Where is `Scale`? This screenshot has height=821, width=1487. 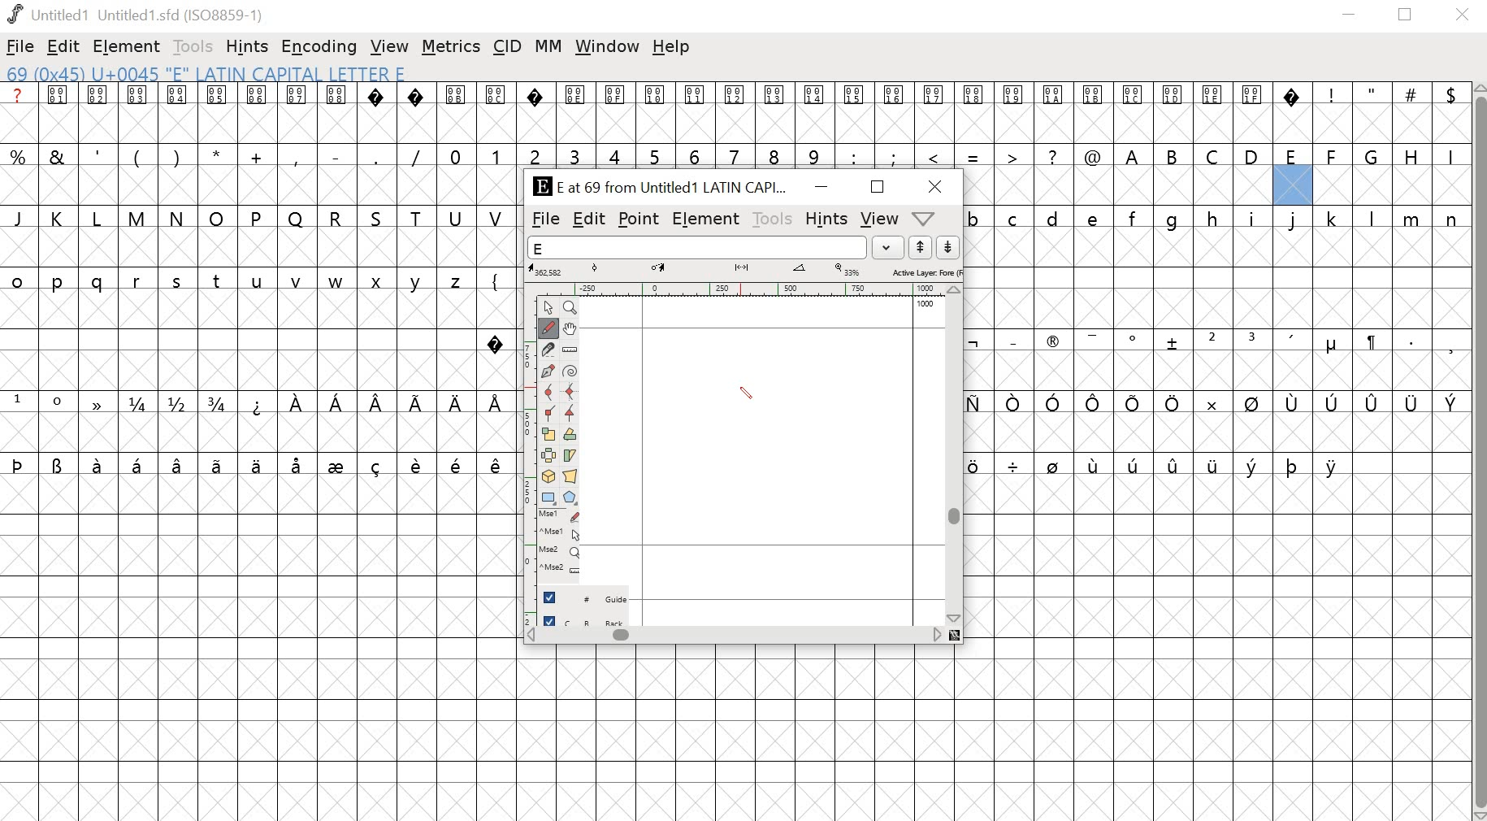 Scale is located at coordinates (549, 435).